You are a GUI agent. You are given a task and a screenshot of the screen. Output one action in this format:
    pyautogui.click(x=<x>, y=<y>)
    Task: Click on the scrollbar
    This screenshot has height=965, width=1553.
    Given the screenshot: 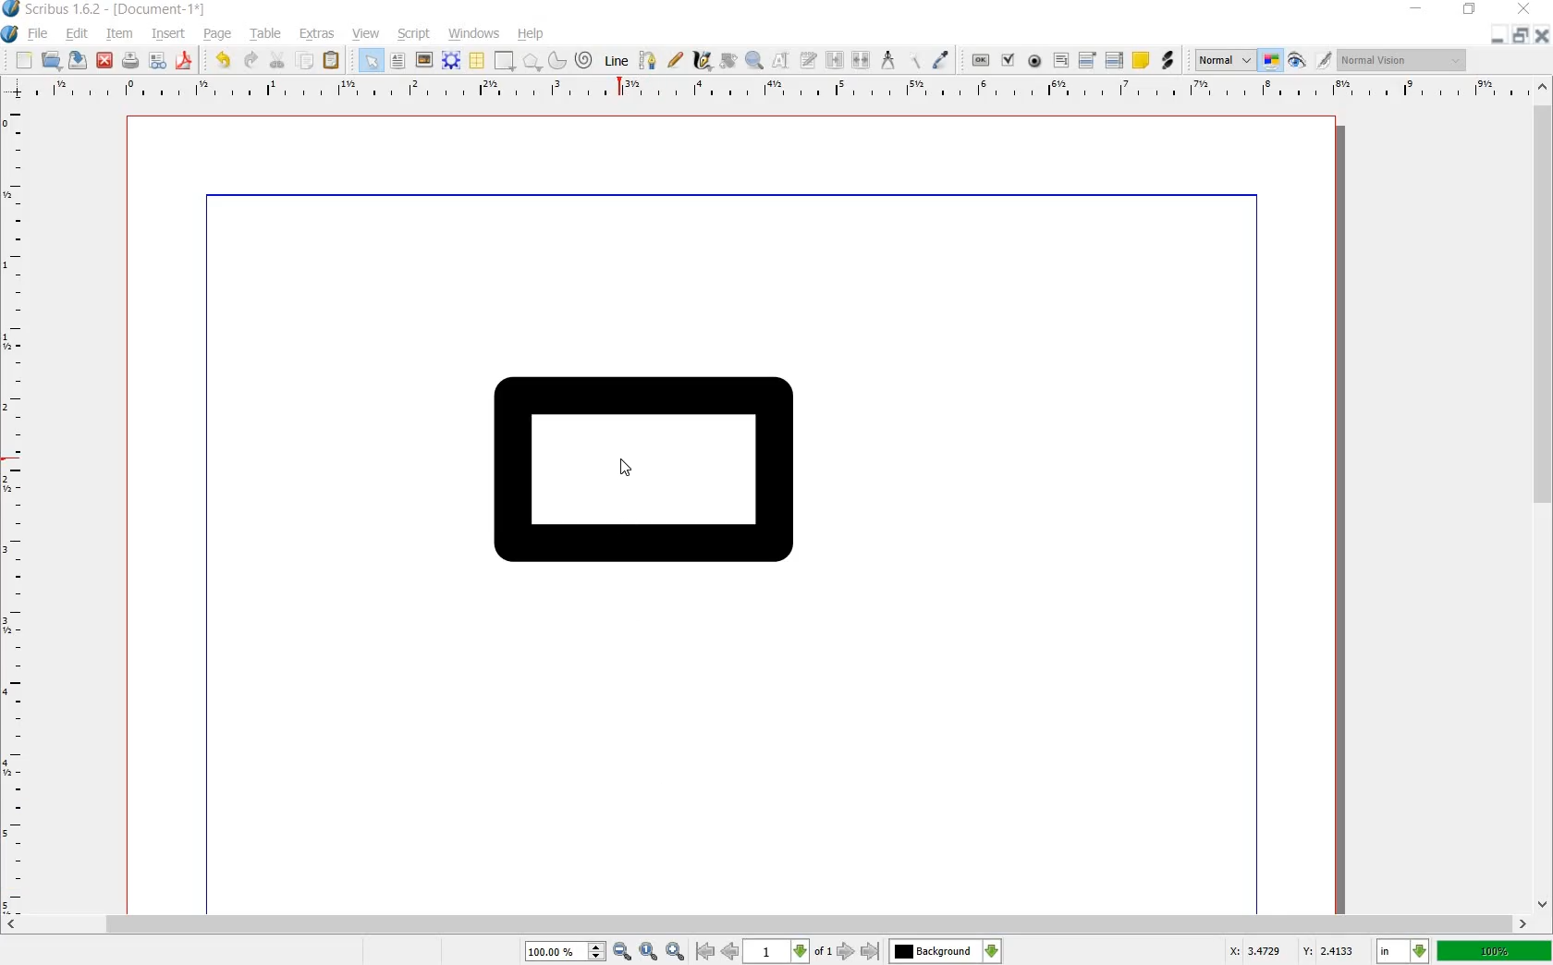 What is the action you would take?
    pyautogui.click(x=1544, y=497)
    